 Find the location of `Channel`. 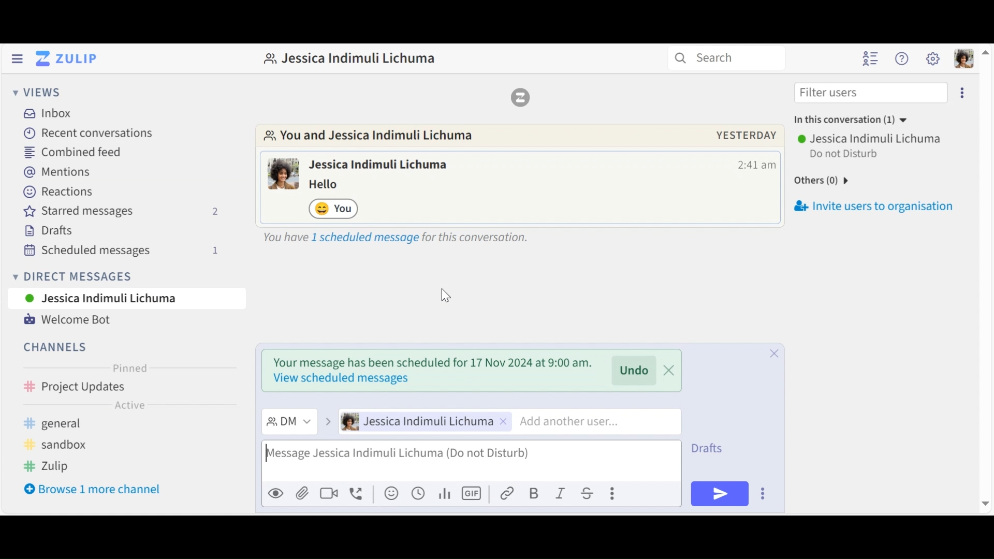

Channel is located at coordinates (124, 386).